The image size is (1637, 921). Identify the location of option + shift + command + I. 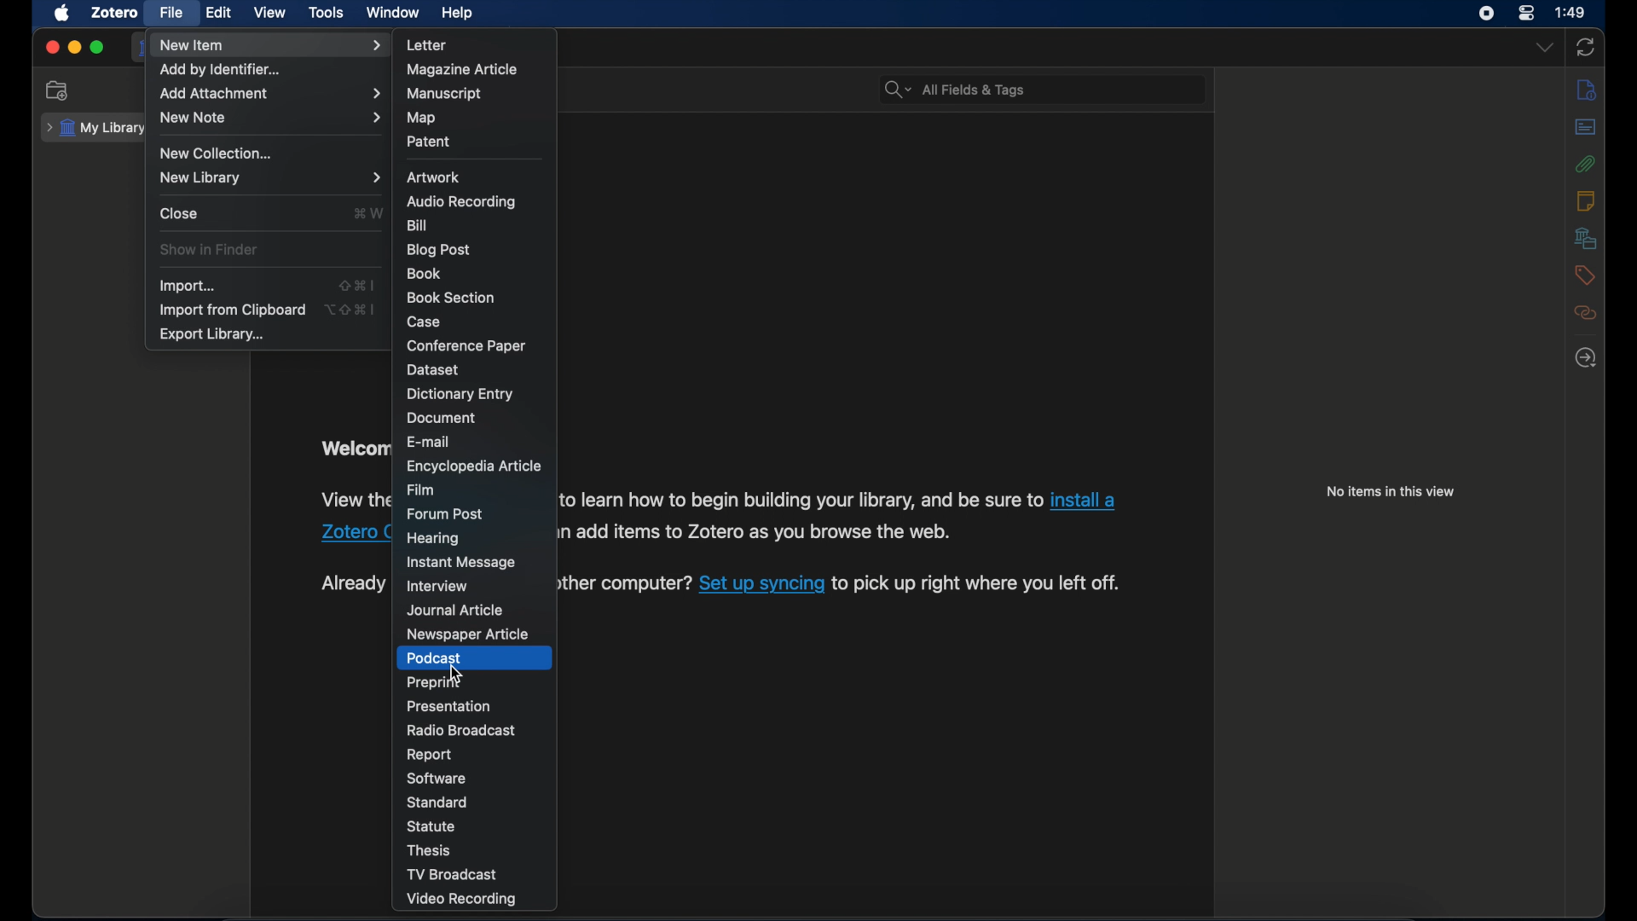
(352, 309).